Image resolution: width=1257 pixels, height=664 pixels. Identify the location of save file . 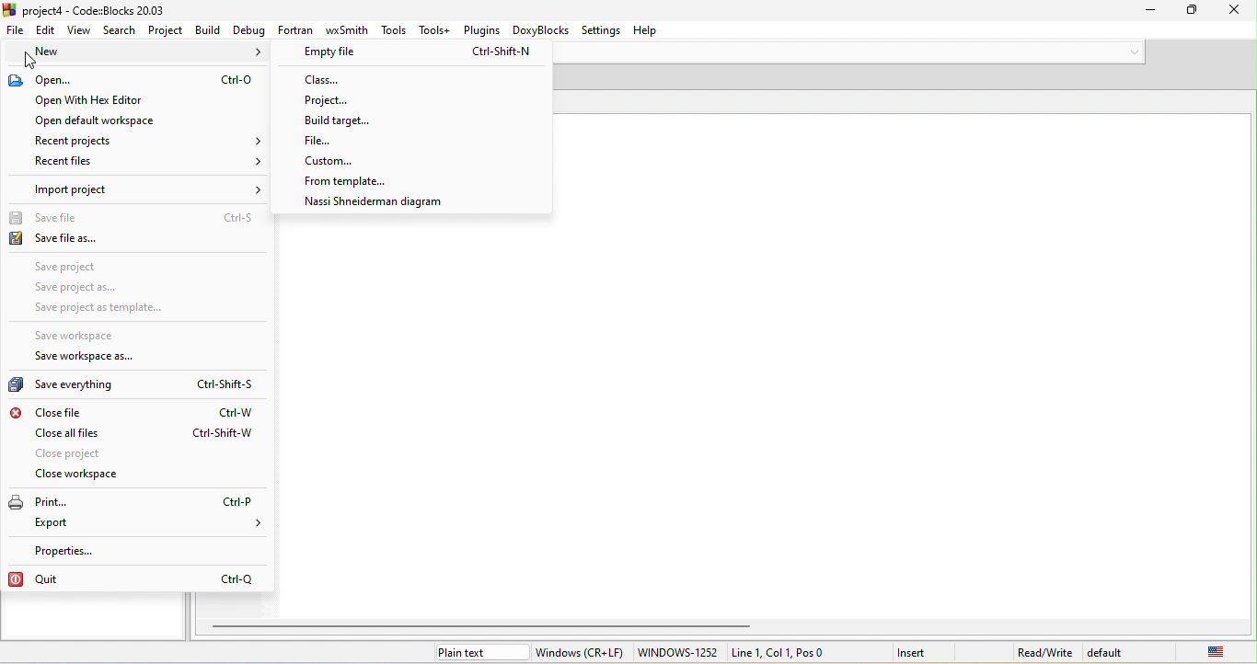
(140, 215).